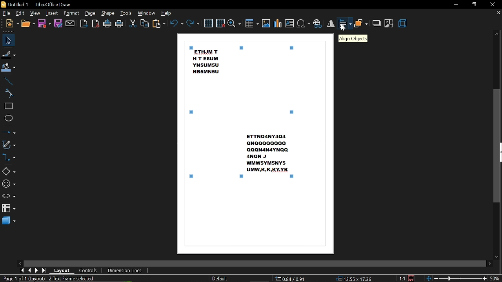 This screenshot has height=282, width=502. Describe the element at coordinates (10, 158) in the screenshot. I see `connector` at that location.